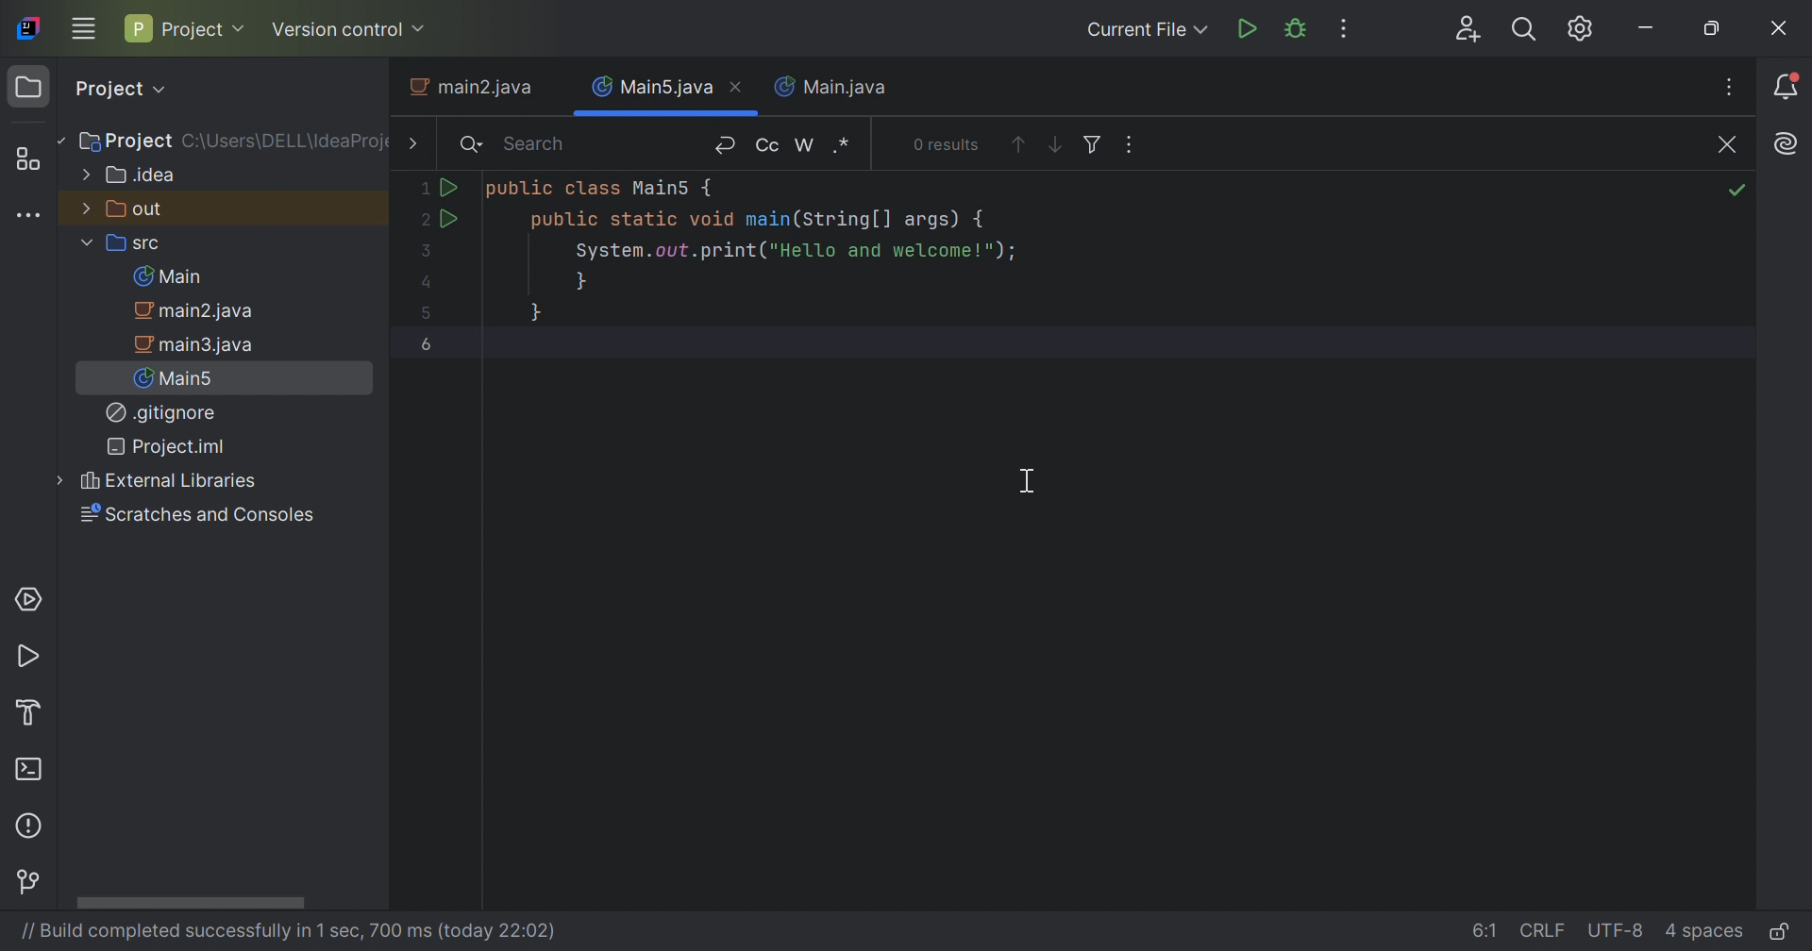 Image resolution: width=1812 pixels, height=951 pixels. What do you see at coordinates (544, 146) in the screenshot?
I see `Search` at bounding box center [544, 146].